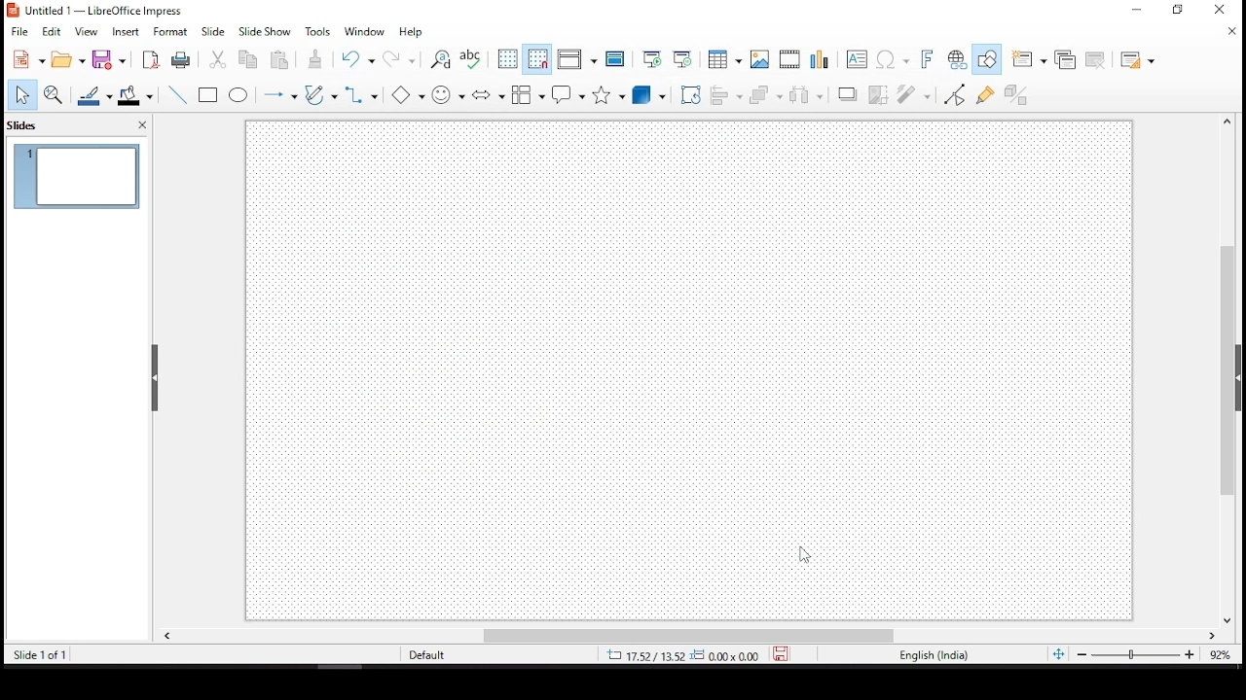  What do you see at coordinates (317, 91) in the screenshot?
I see `curves and polygons` at bounding box center [317, 91].